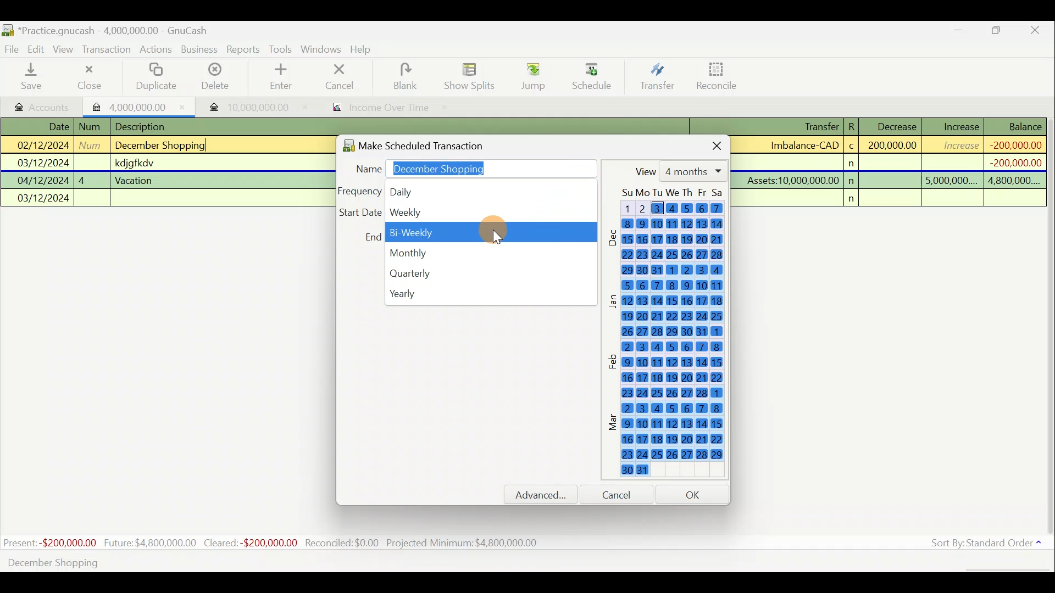  I want to click on Help, so click(365, 49).